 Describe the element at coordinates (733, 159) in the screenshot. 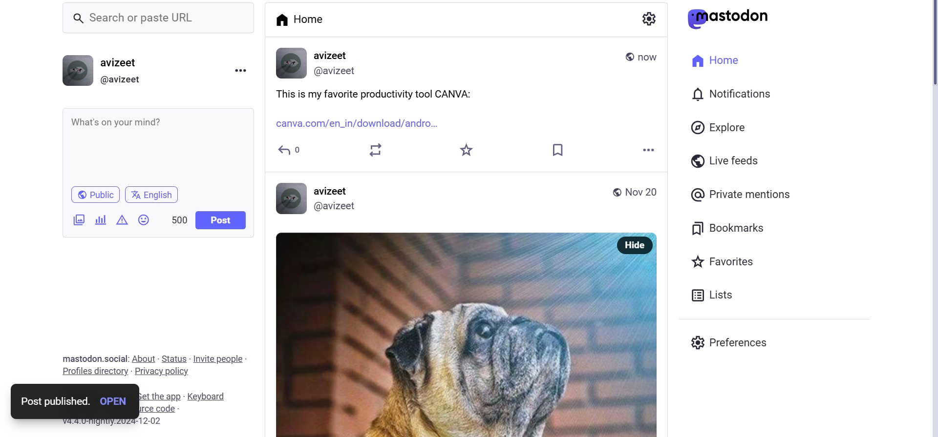

I see `live feeds` at that location.